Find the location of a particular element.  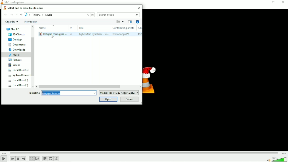

Local Disk (E:) is located at coordinates (17, 80).